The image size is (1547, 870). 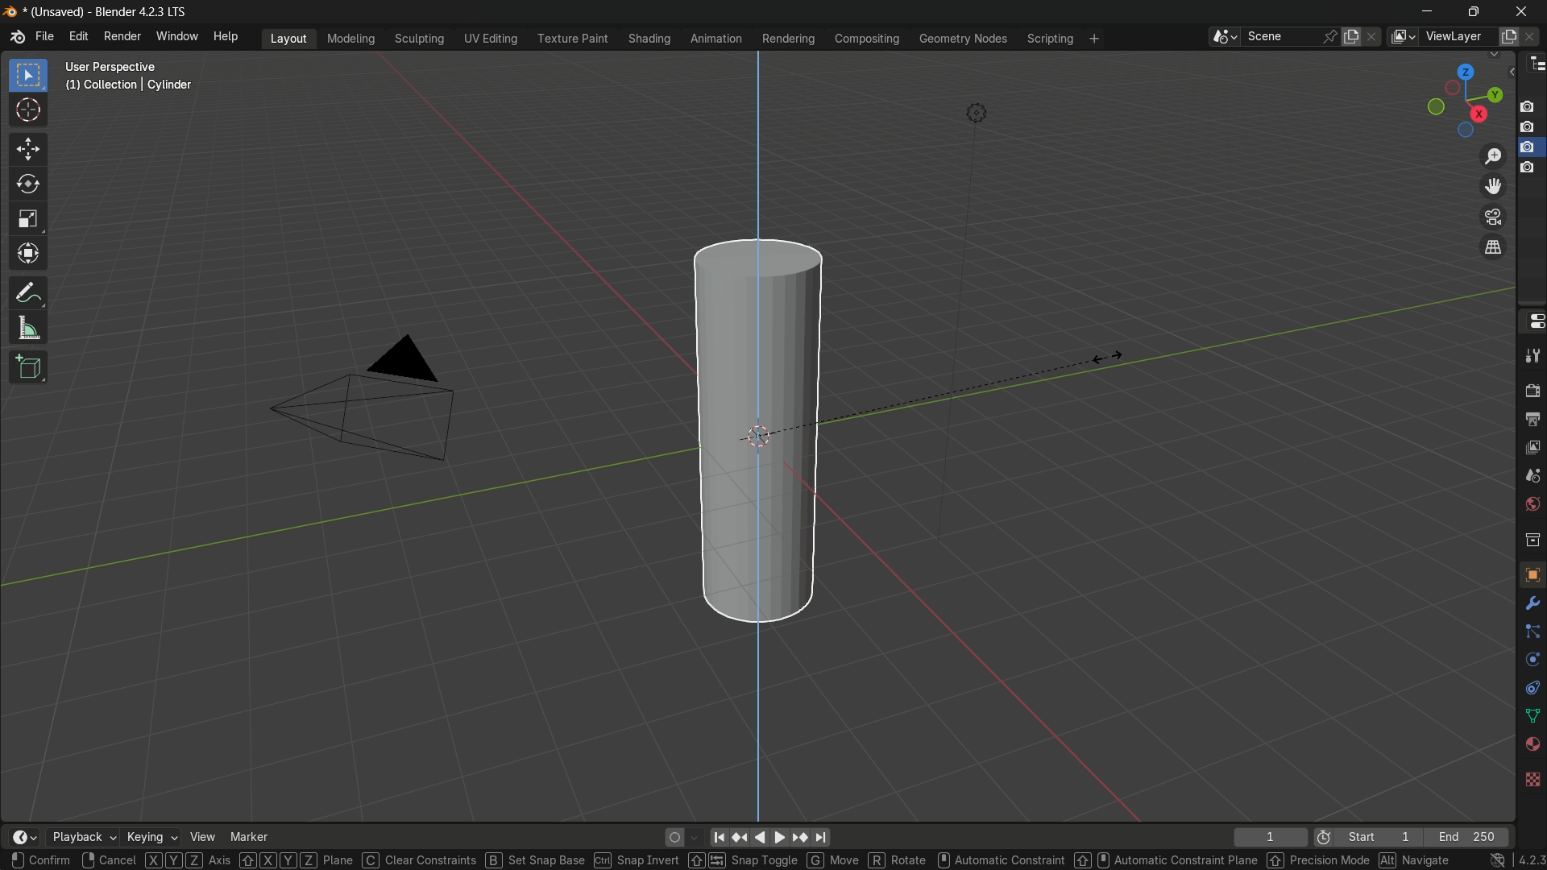 What do you see at coordinates (1281, 37) in the screenshot?
I see `scene` at bounding box center [1281, 37].